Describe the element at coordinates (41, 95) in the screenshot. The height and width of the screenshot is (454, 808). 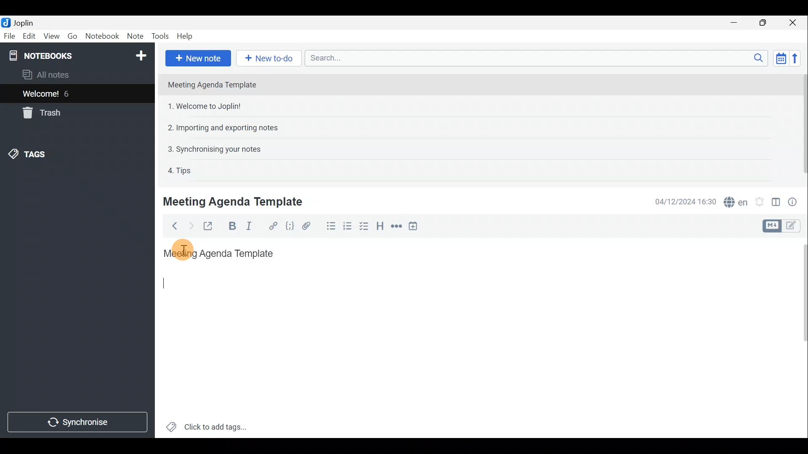
I see `Welcome!` at that location.